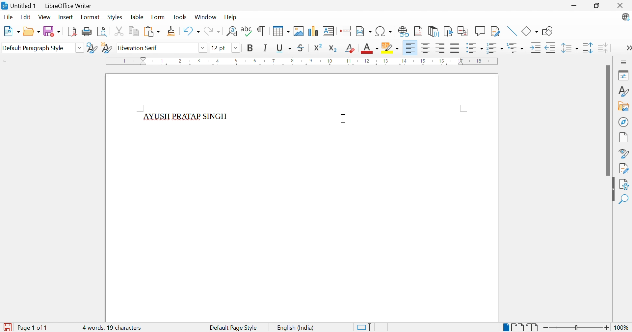  I want to click on Underline, so click(284, 48).